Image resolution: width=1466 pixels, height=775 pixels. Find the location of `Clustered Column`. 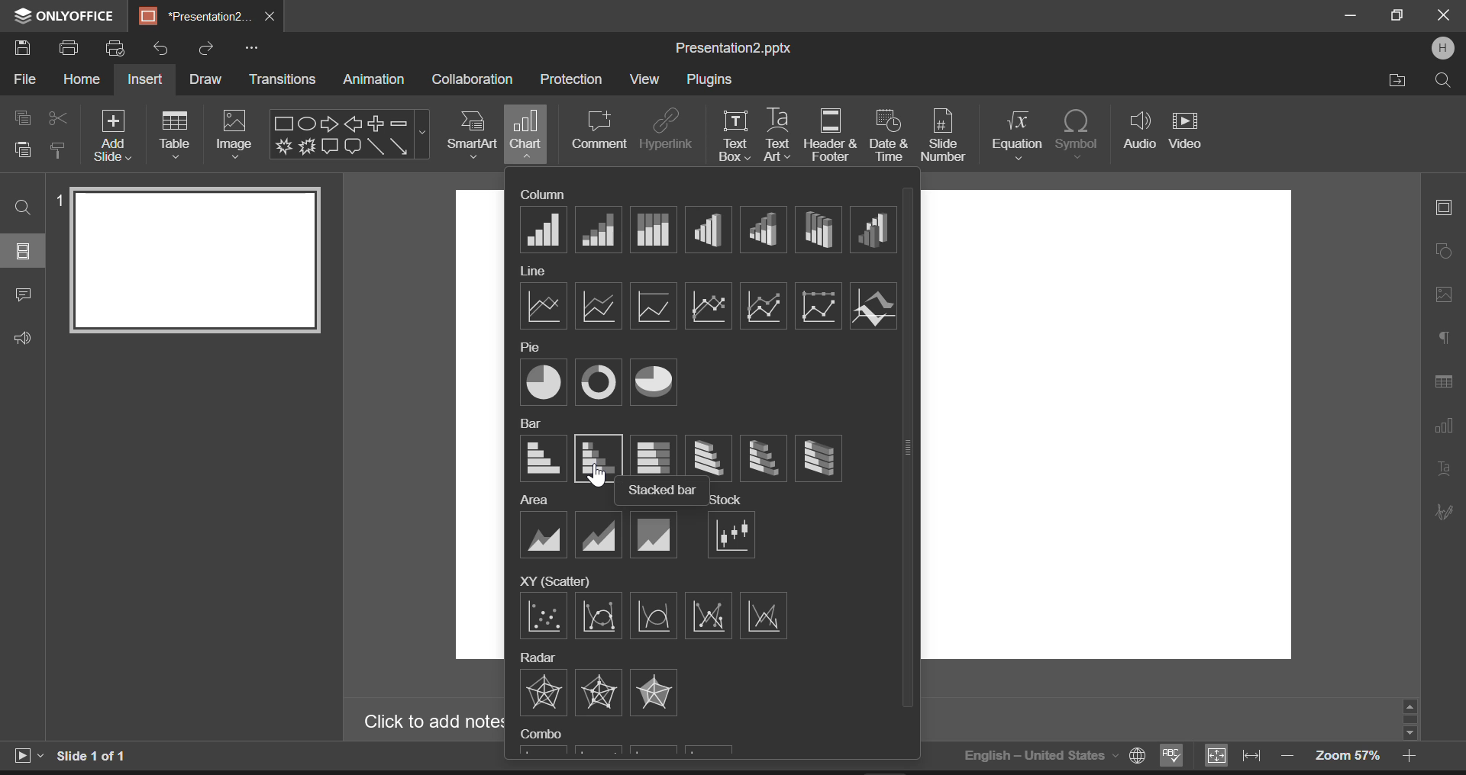

Clustered Column is located at coordinates (542, 230).